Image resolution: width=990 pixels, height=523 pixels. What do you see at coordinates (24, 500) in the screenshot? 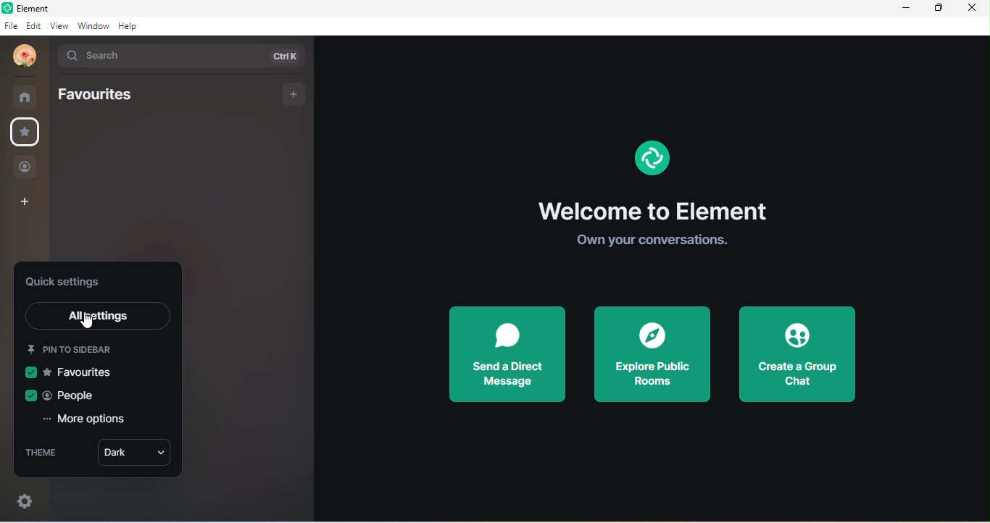
I see `settings` at bounding box center [24, 500].